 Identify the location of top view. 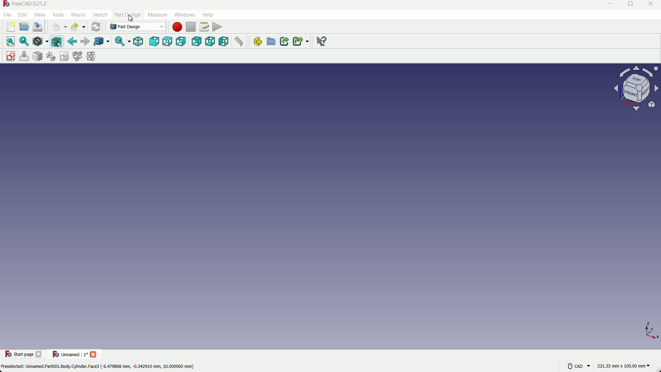
(168, 41).